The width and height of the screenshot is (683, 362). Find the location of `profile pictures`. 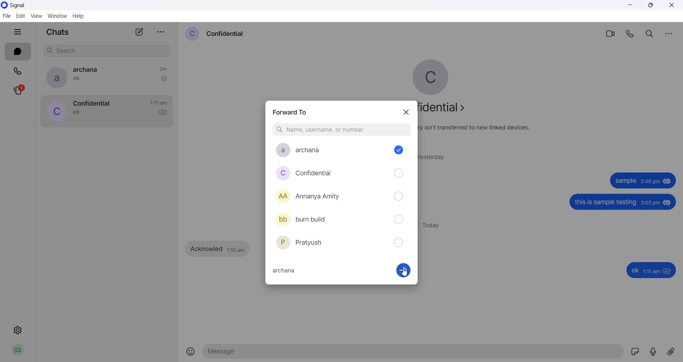

profile pictures is located at coordinates (280, 197).